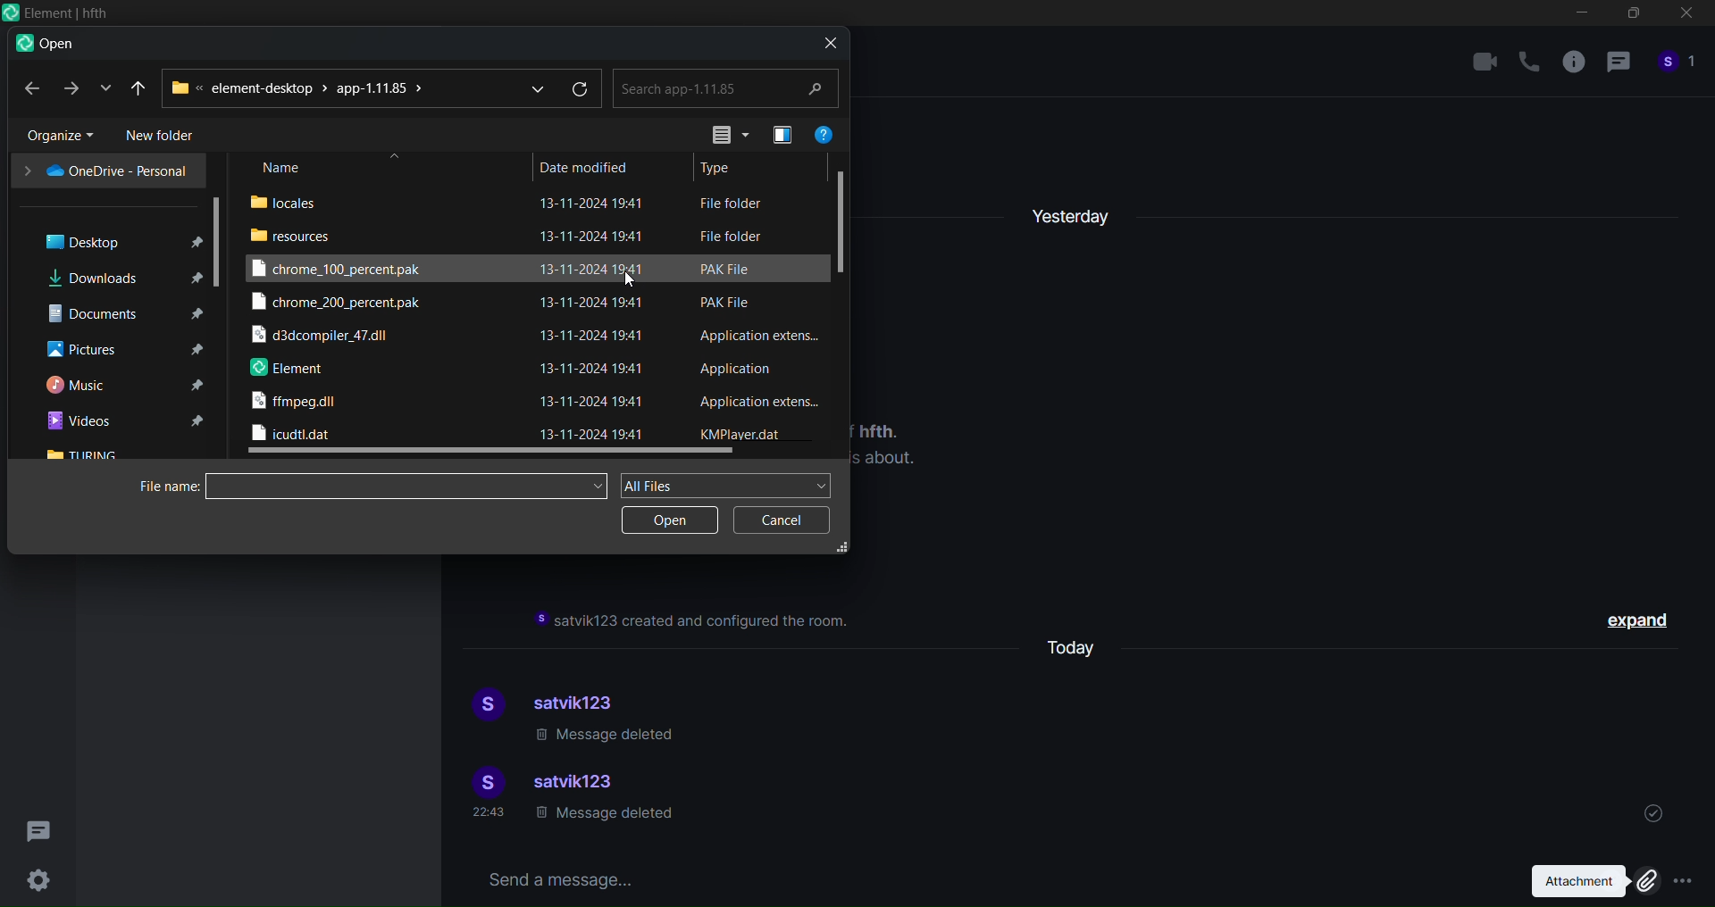 The image size is (1715, 907). Describe the element at coordinates (38, 880) in the screenshot. I see `setting` at that location.